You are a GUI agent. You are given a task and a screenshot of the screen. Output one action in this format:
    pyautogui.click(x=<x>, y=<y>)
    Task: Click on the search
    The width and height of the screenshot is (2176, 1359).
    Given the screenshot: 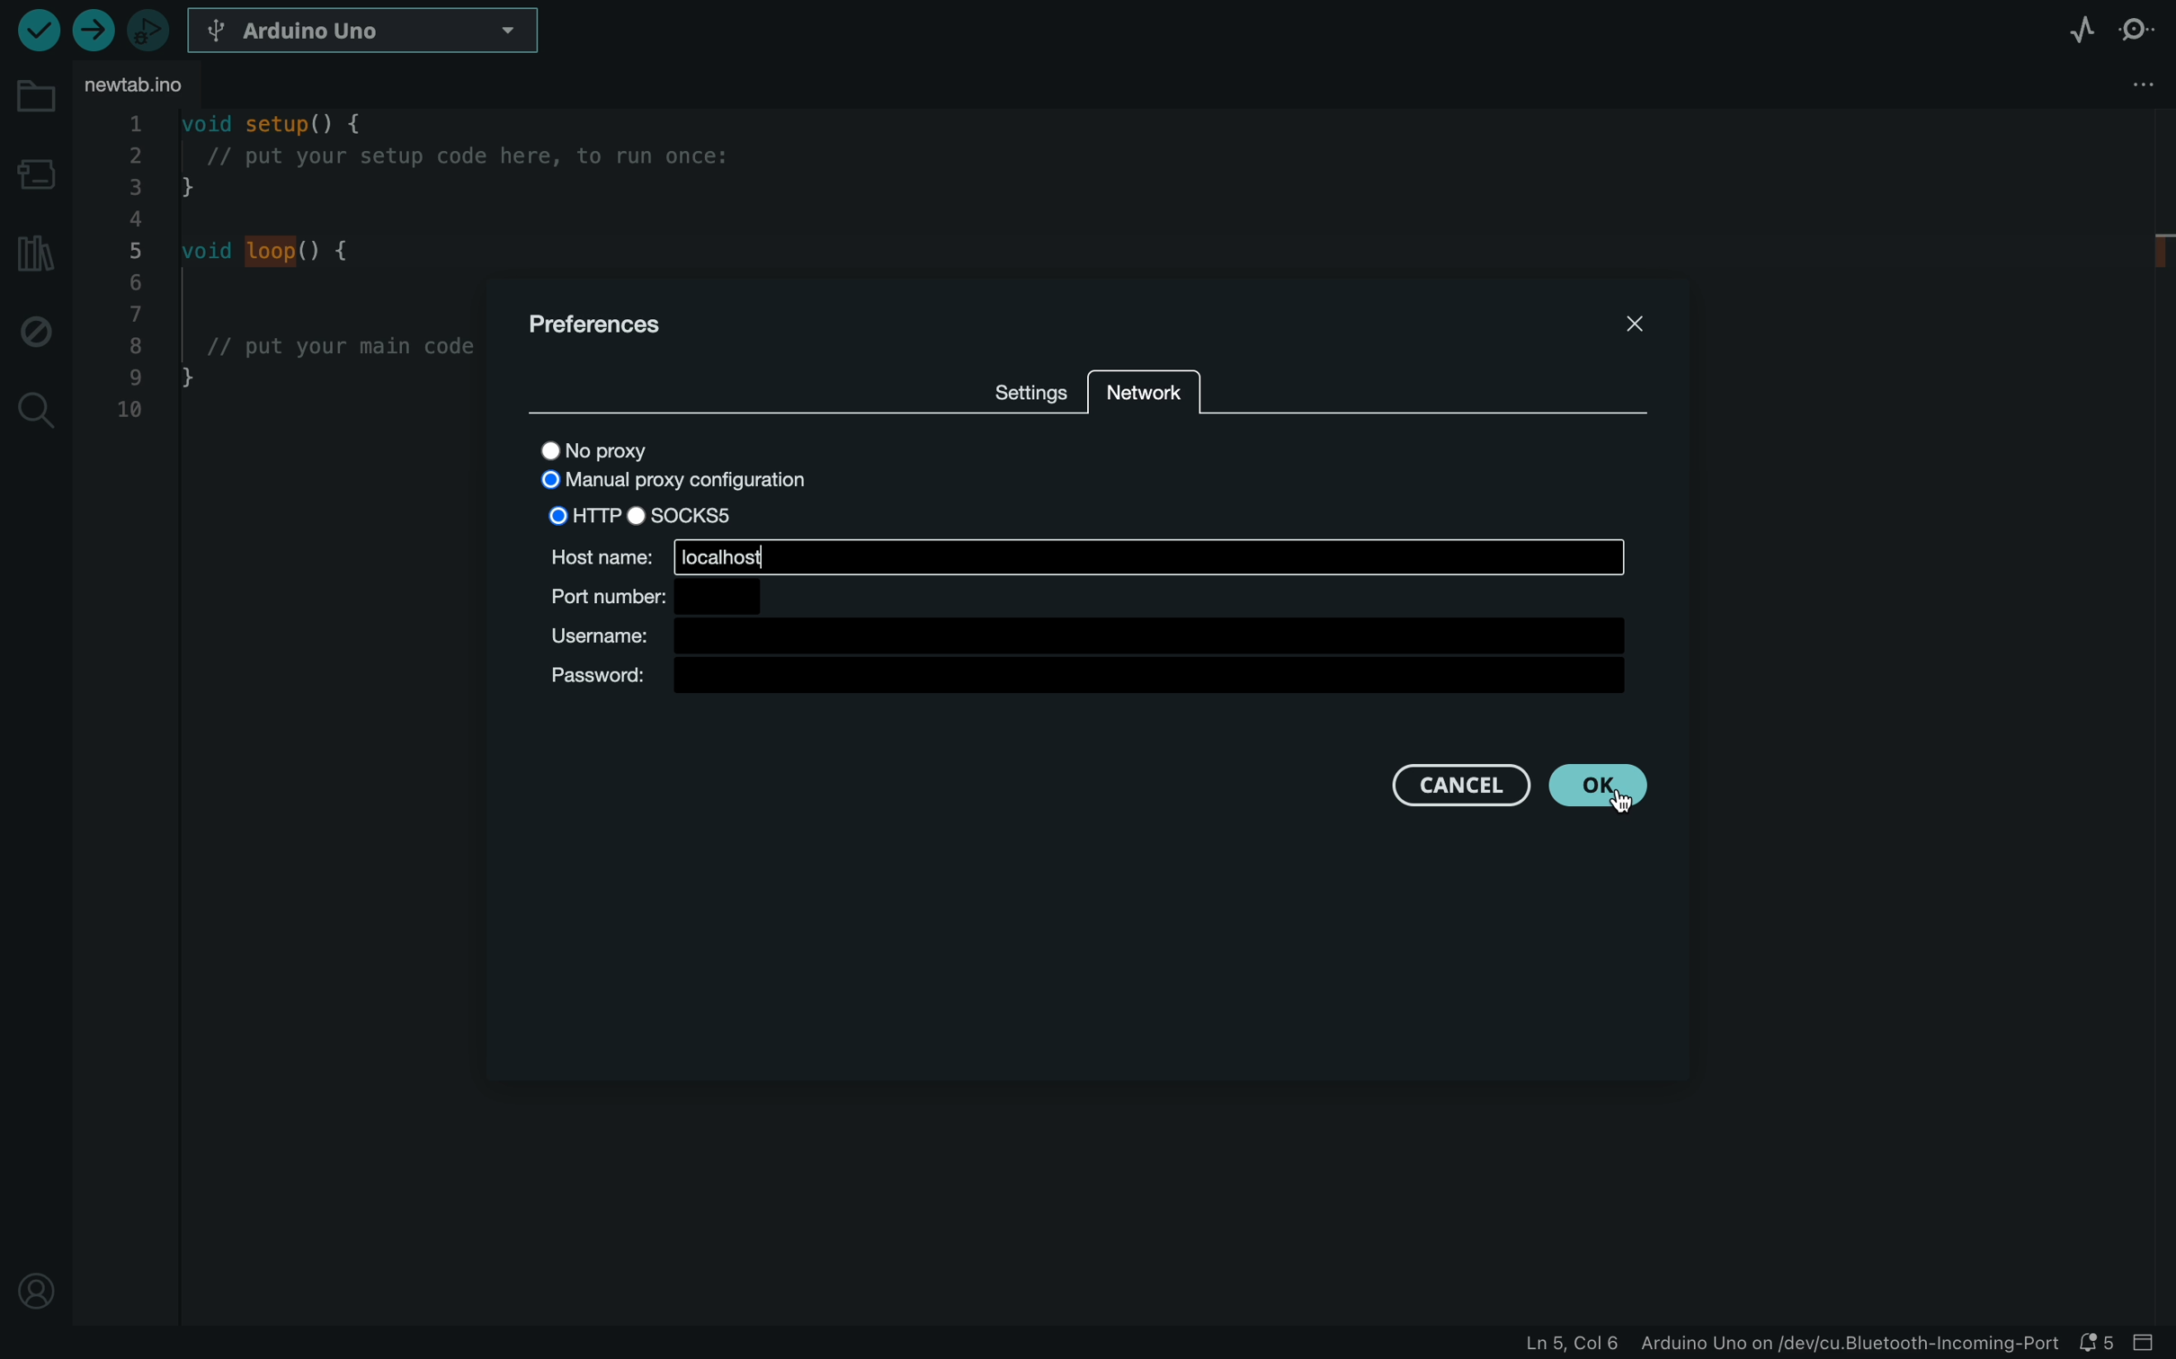 What is the action you would take?
    pyautogui.click(x=33, y=409)
    